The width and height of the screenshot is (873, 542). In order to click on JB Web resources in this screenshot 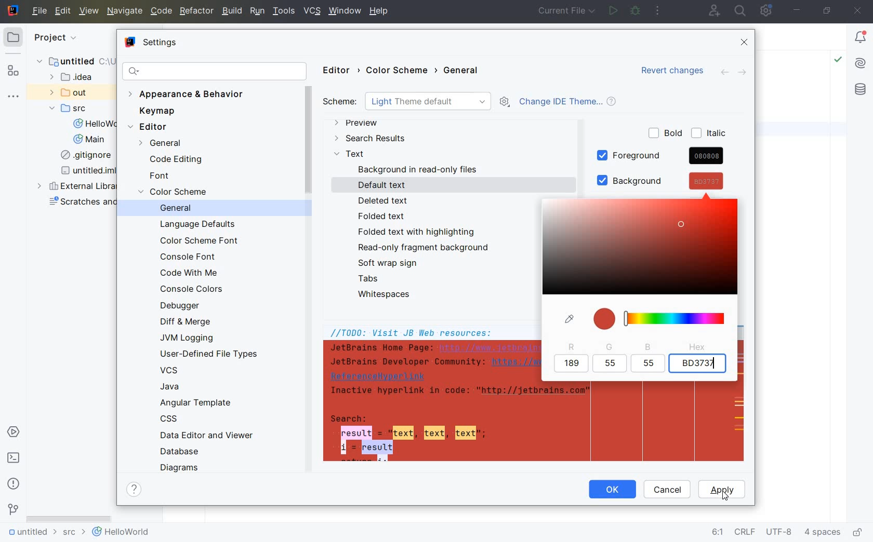, I will do `click(432, 395)`.